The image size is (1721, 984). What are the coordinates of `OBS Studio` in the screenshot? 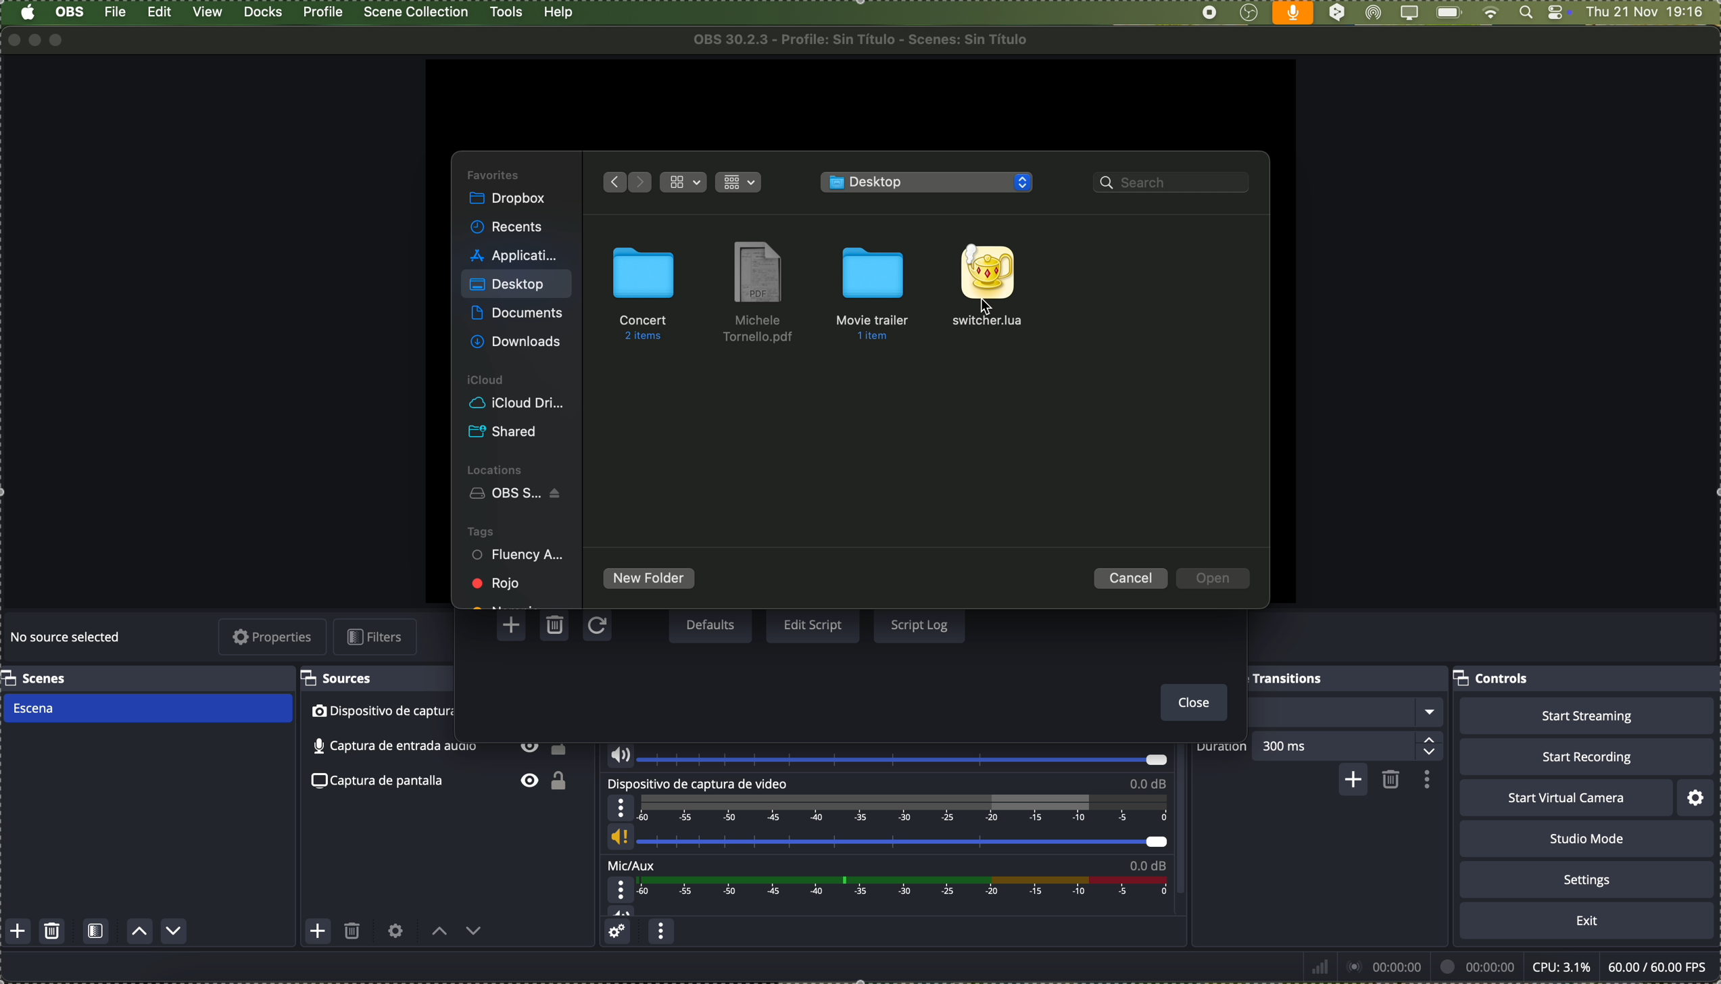 It's located at (519, 495).